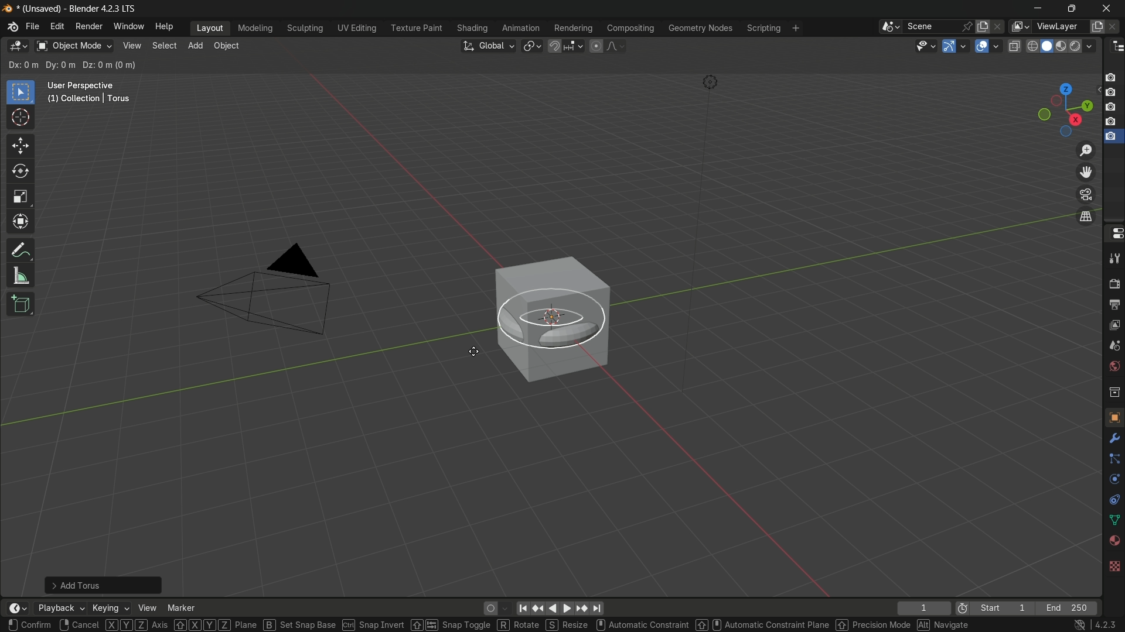 The height and width of the screenshot is (632, 1125). Describe the element at coordinates (1114, 26) in the screenshot. I see `remove layer` at that location.